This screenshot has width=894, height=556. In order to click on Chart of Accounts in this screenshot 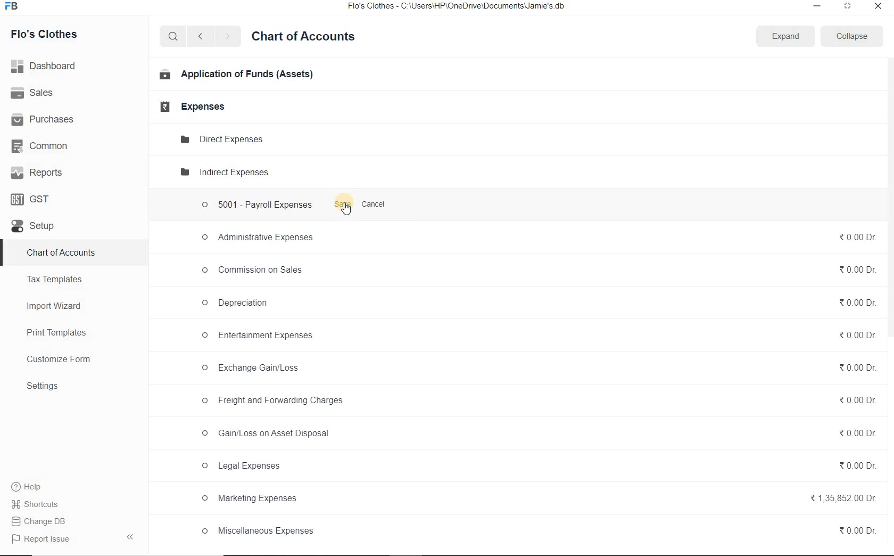, I will do `click(61, 254)`.